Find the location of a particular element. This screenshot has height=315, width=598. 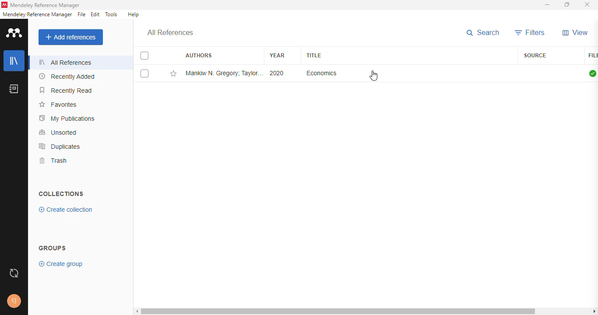

trash is located at coordinates (54, 160).